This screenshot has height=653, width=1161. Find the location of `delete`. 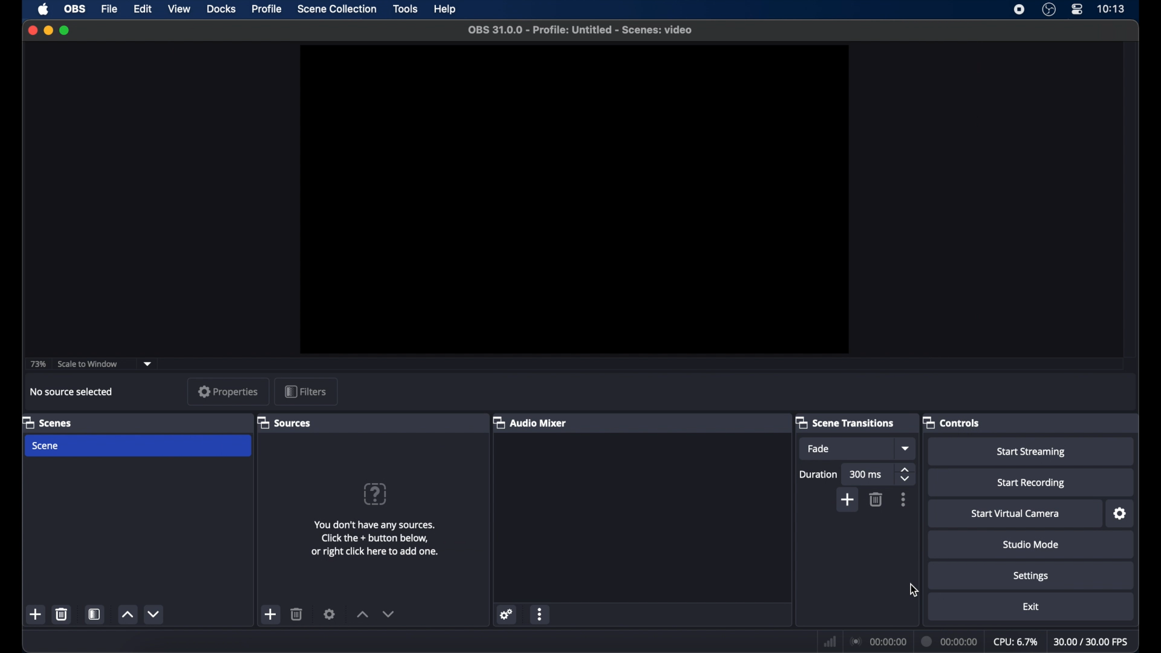

delete is located at coordinates (876, 499).